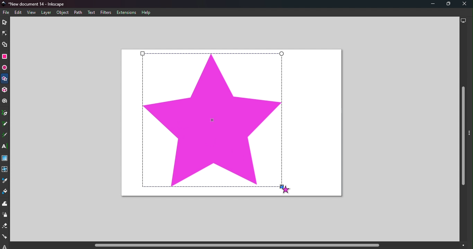  Describe the element at coordinates (91, 12) in the screenshot. I see `Text` at that location.